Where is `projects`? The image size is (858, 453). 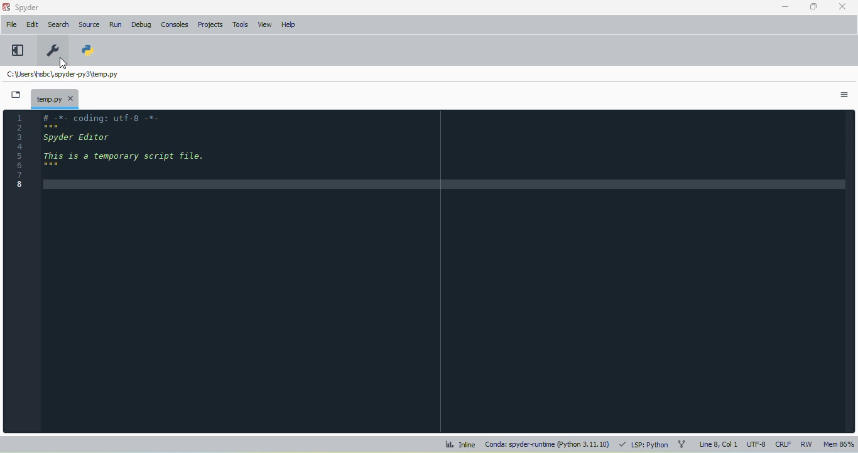 projects is located at coordinates (210, 25).